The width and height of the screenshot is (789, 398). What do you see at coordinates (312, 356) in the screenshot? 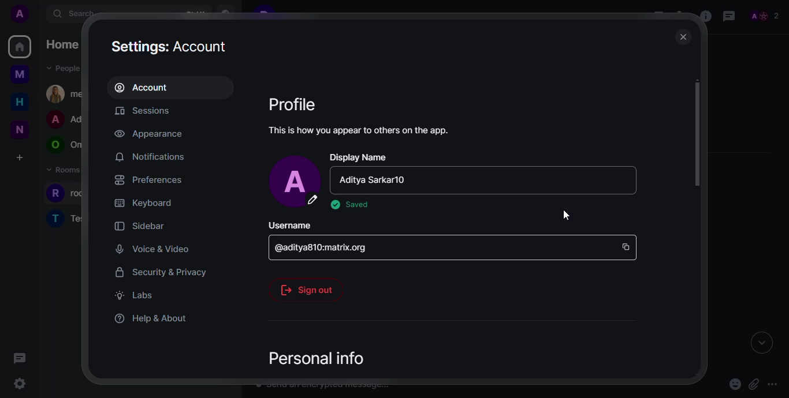
I see `personal info` at bounding box center [312, 356].